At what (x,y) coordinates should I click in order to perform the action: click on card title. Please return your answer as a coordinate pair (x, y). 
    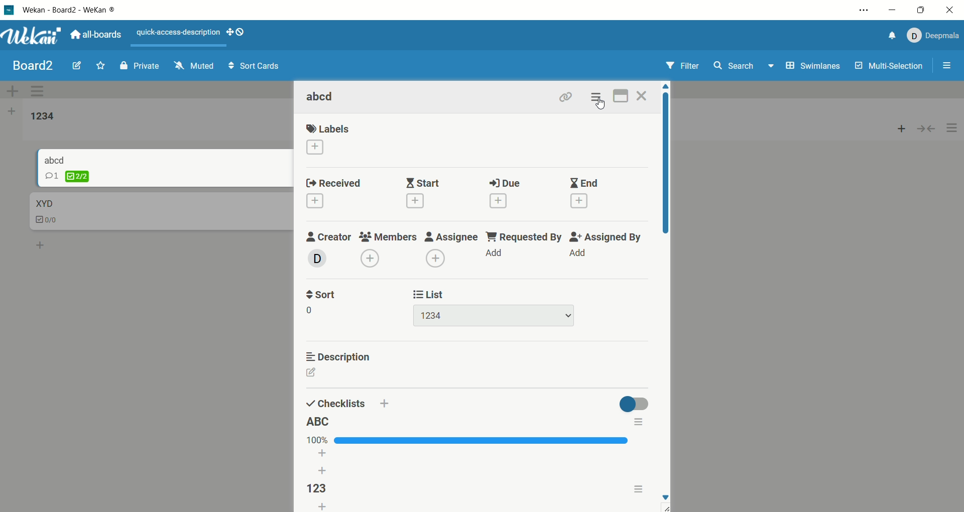
    Looking at the image, I should click on (59, 159).